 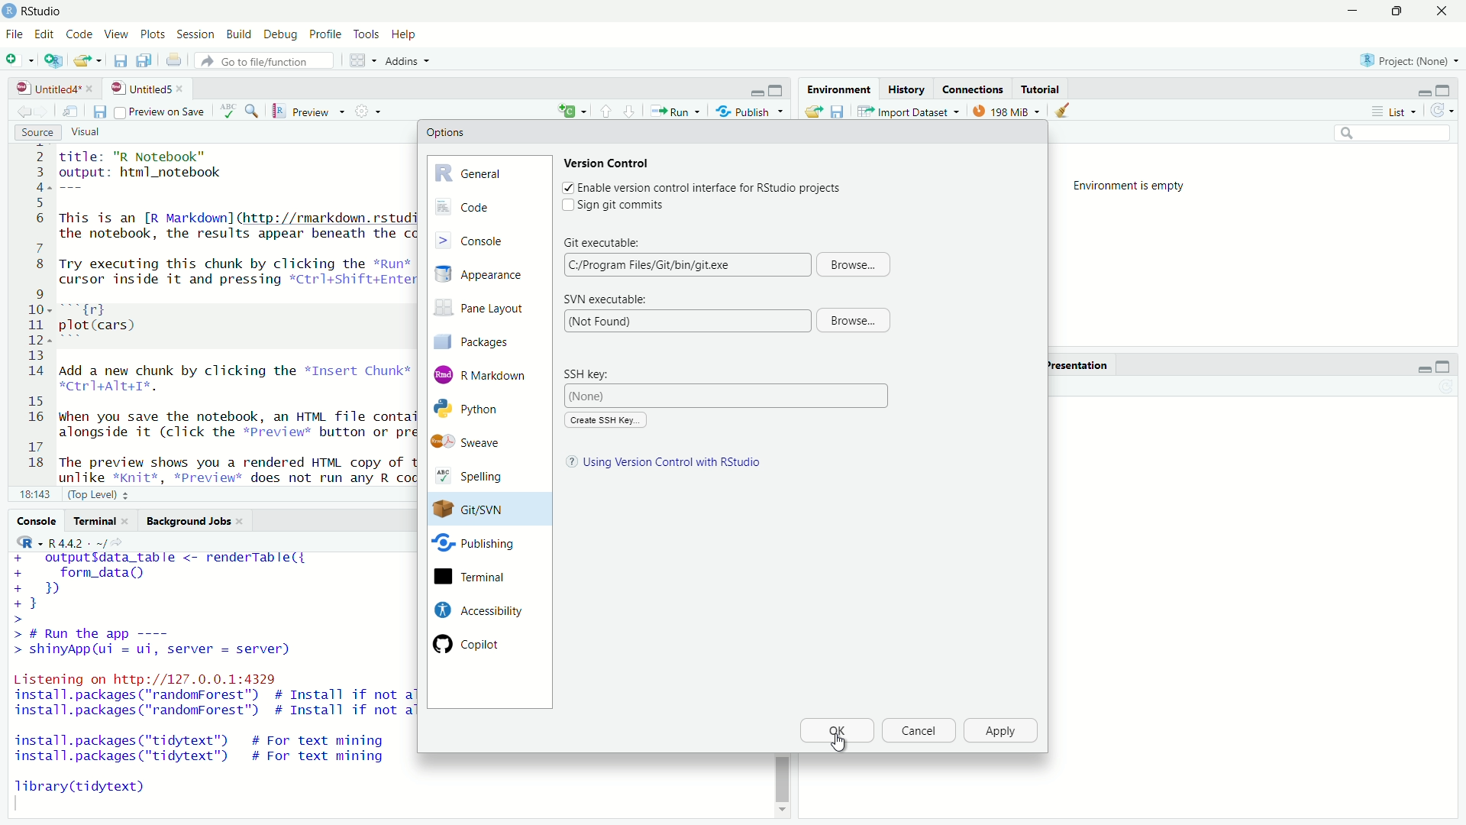 I want to click on save, so click(x=98, y=112).